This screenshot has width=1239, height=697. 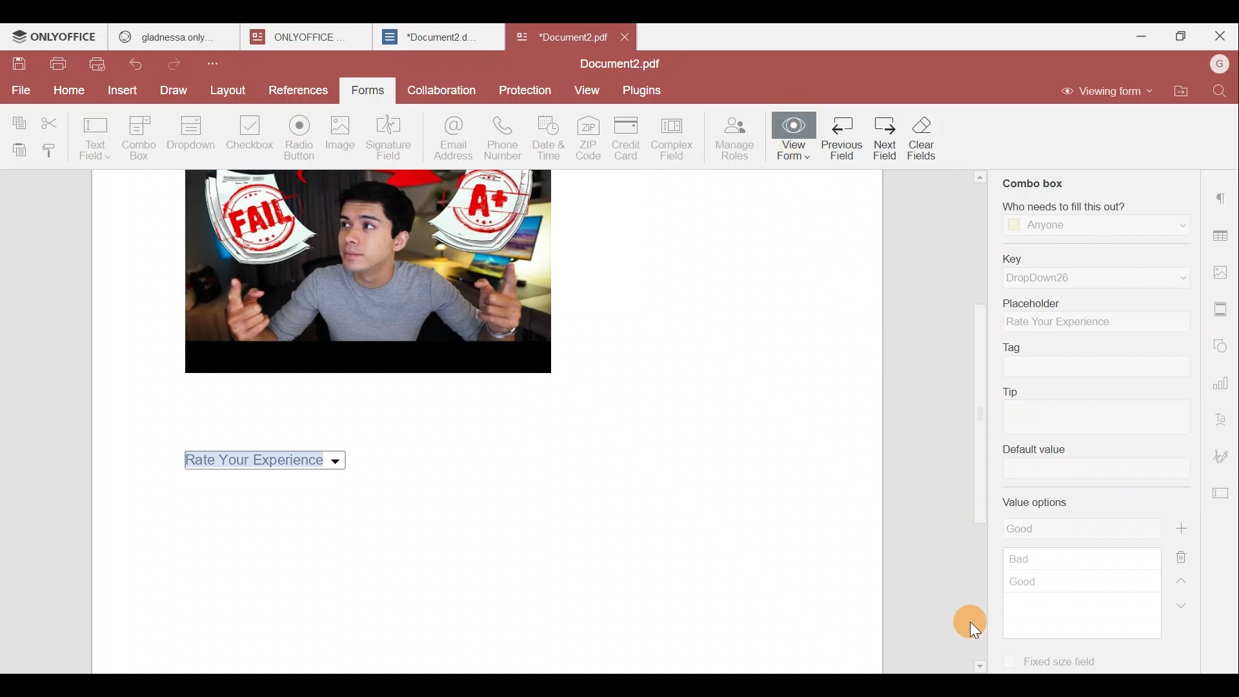 I want to click on Print file, so click(x=58, y=66).